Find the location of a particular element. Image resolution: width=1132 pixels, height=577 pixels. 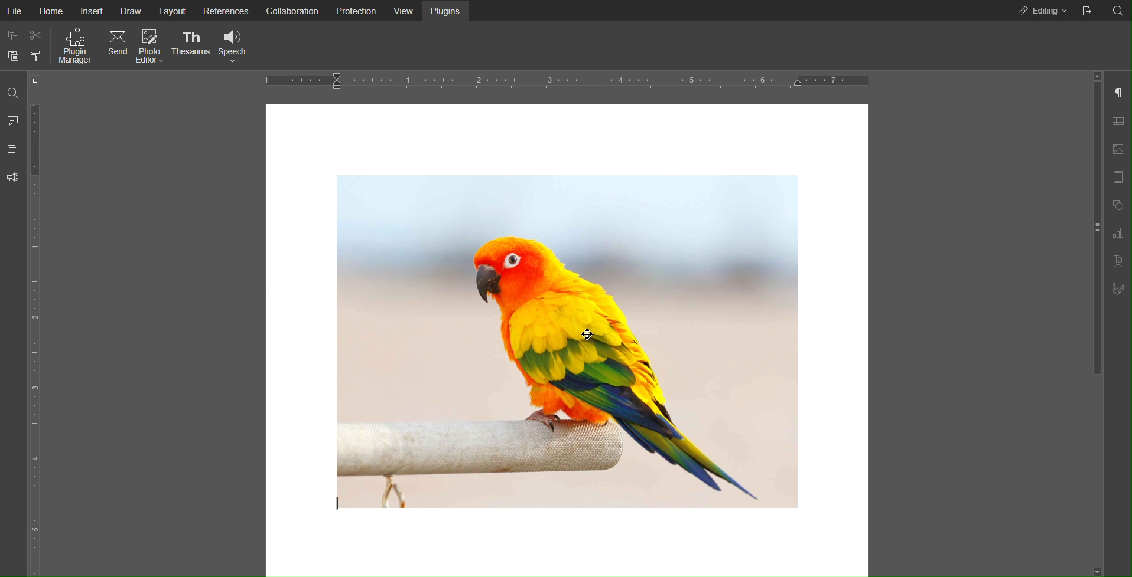

Shape Settings is located at coordinates (1117, 205).